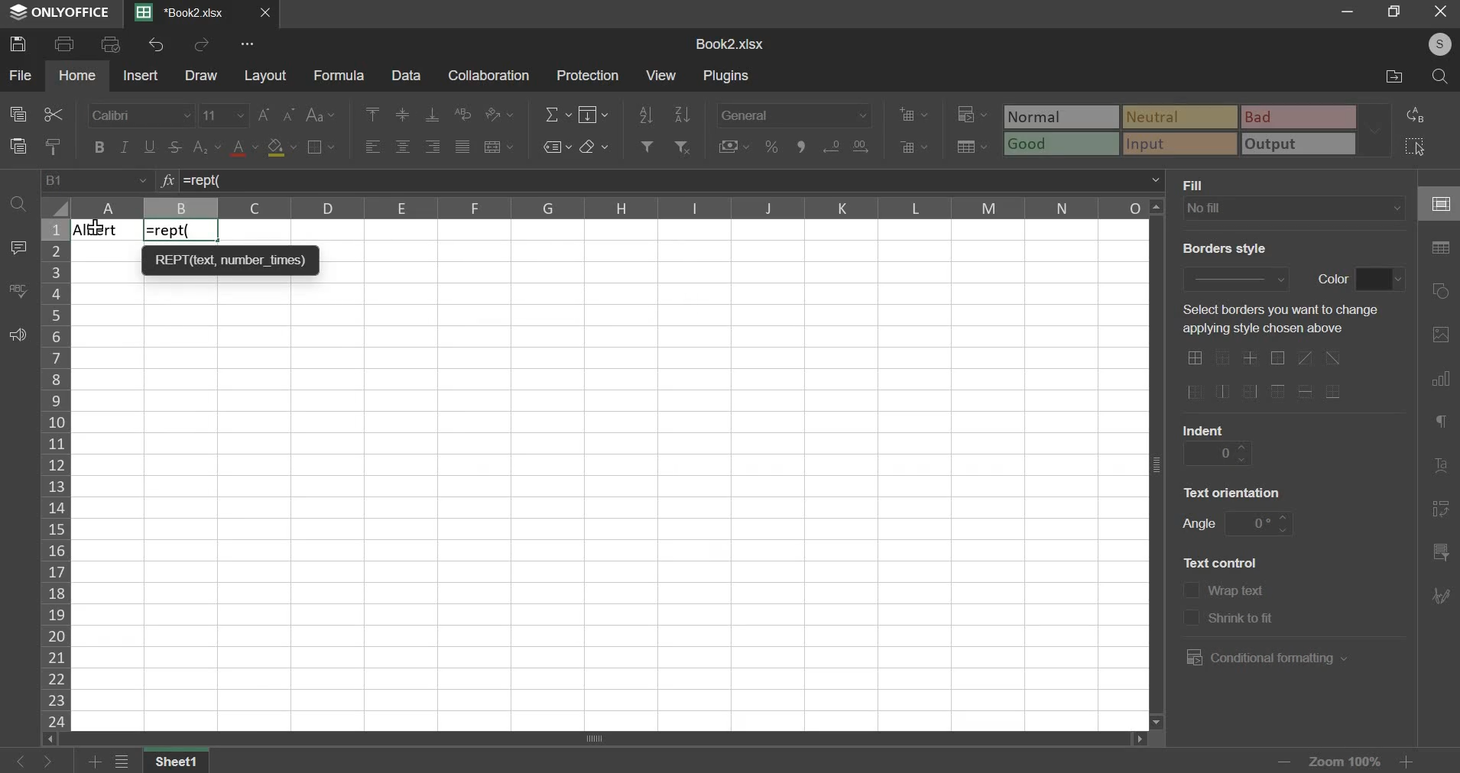  I want to click on function, so click(167, 180).